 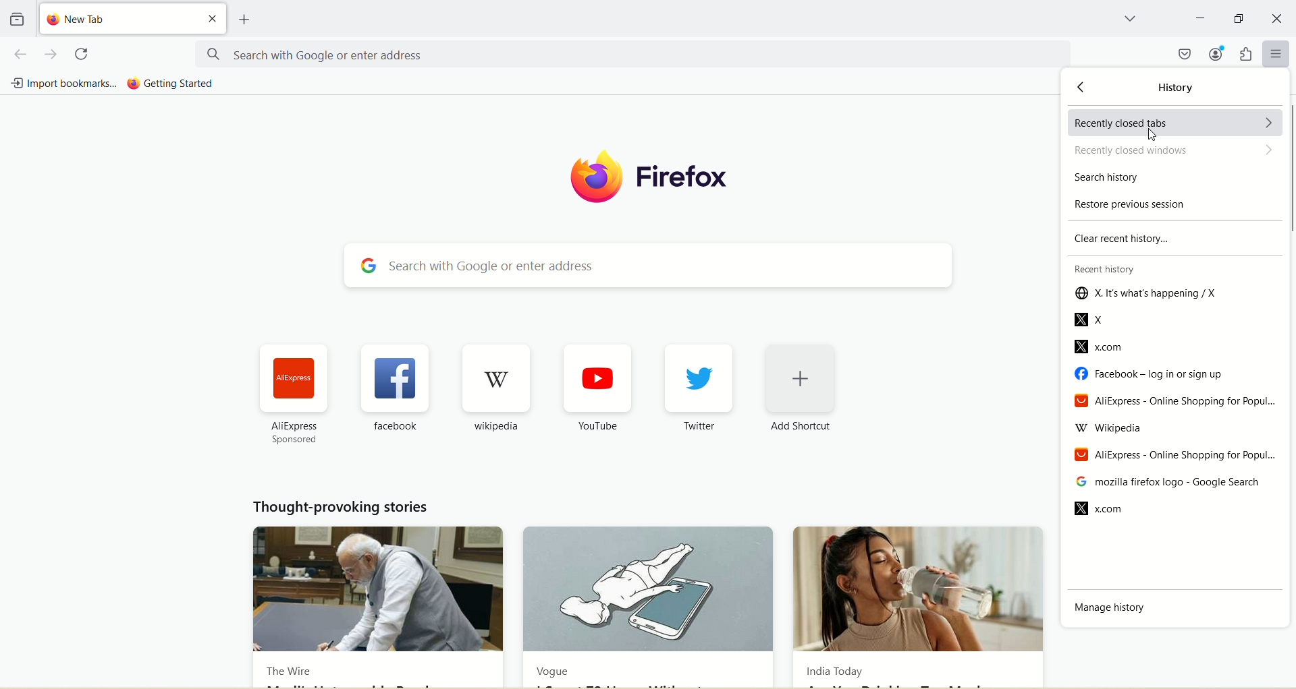 I want to click on logo, so click(x=589, y=178).